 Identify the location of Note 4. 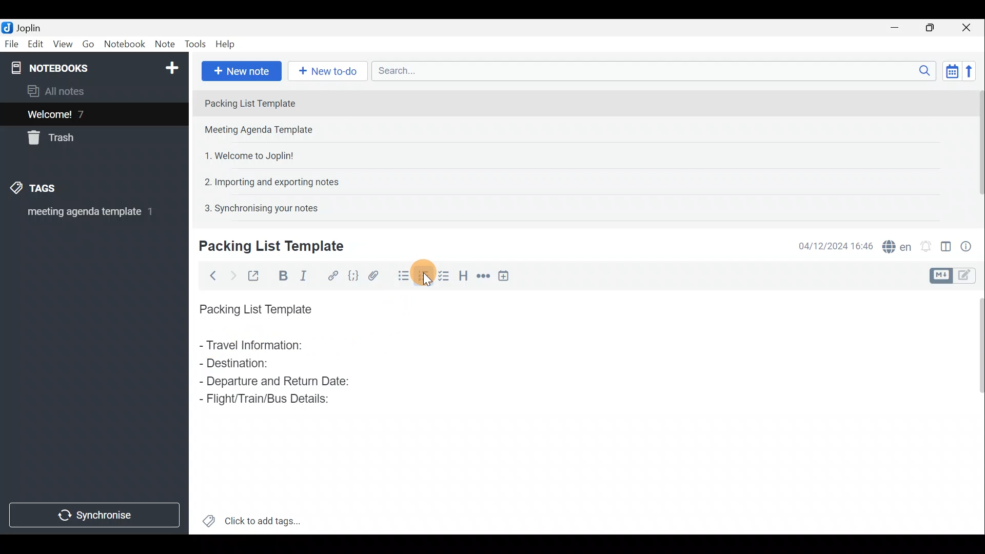
(266, 180).